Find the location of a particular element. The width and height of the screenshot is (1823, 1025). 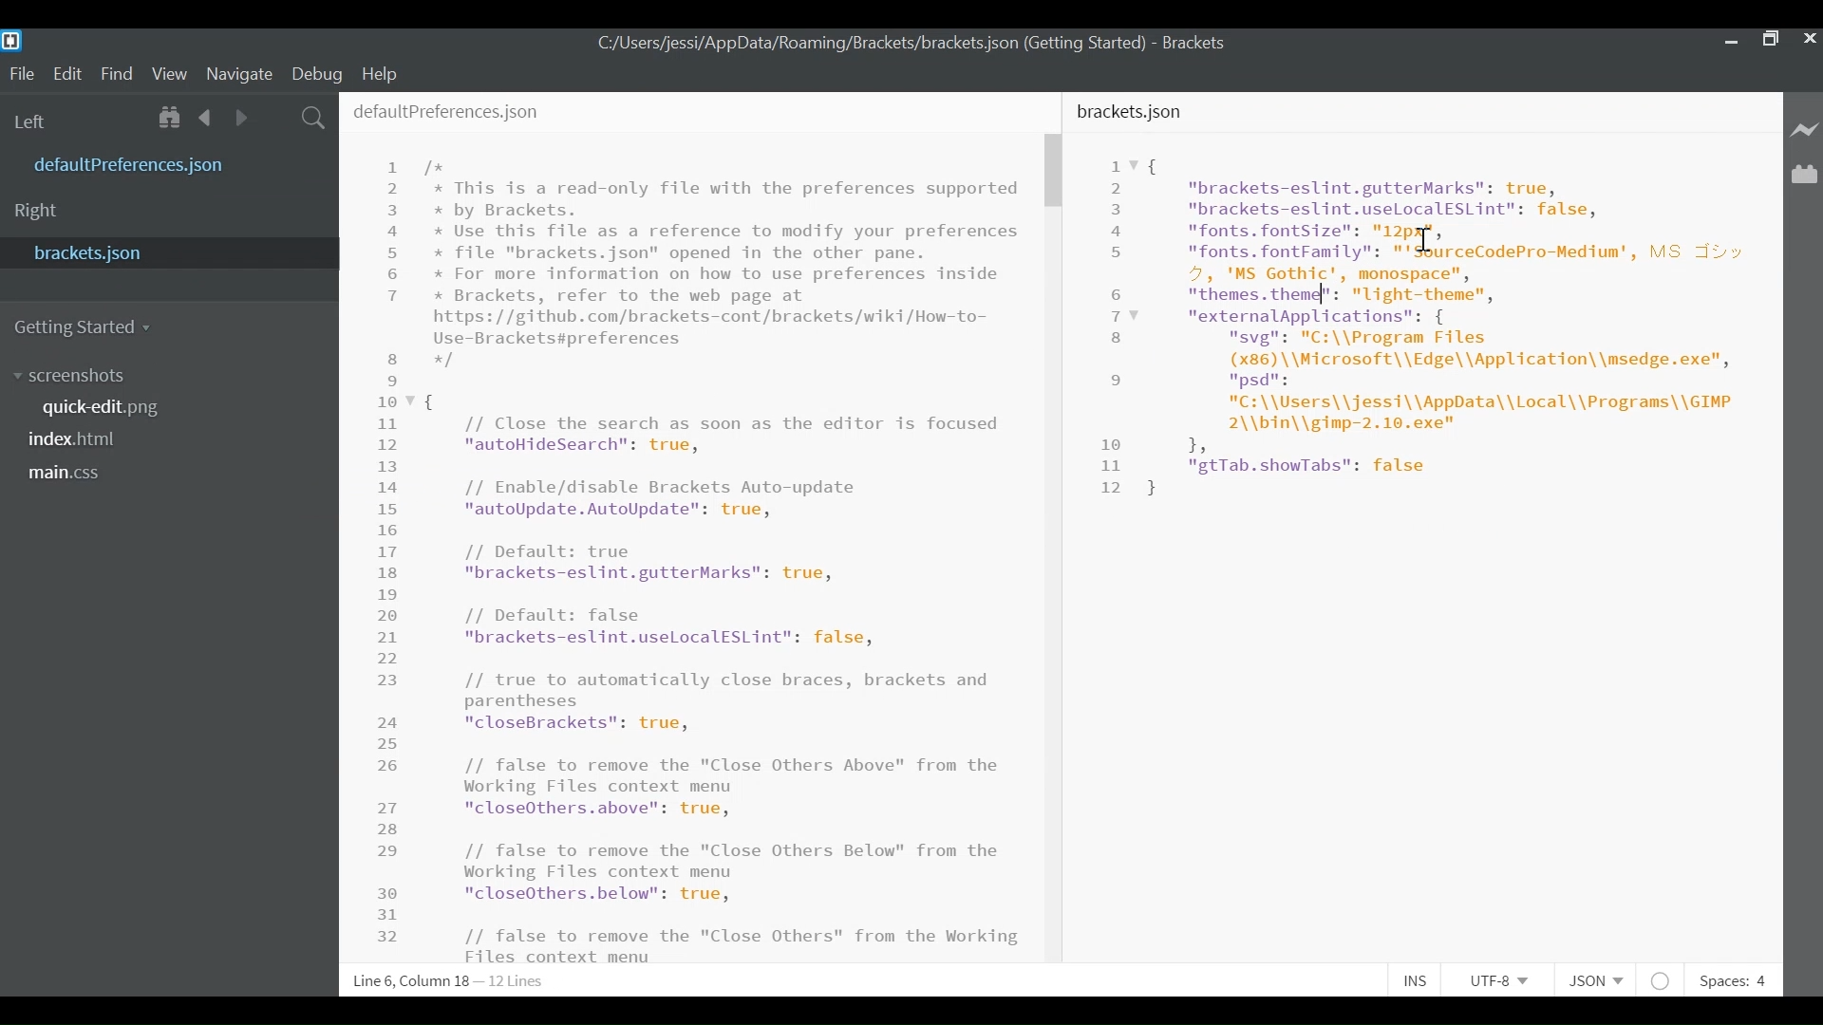

No lintel available for JSON is located at coordinates (1662, 978).